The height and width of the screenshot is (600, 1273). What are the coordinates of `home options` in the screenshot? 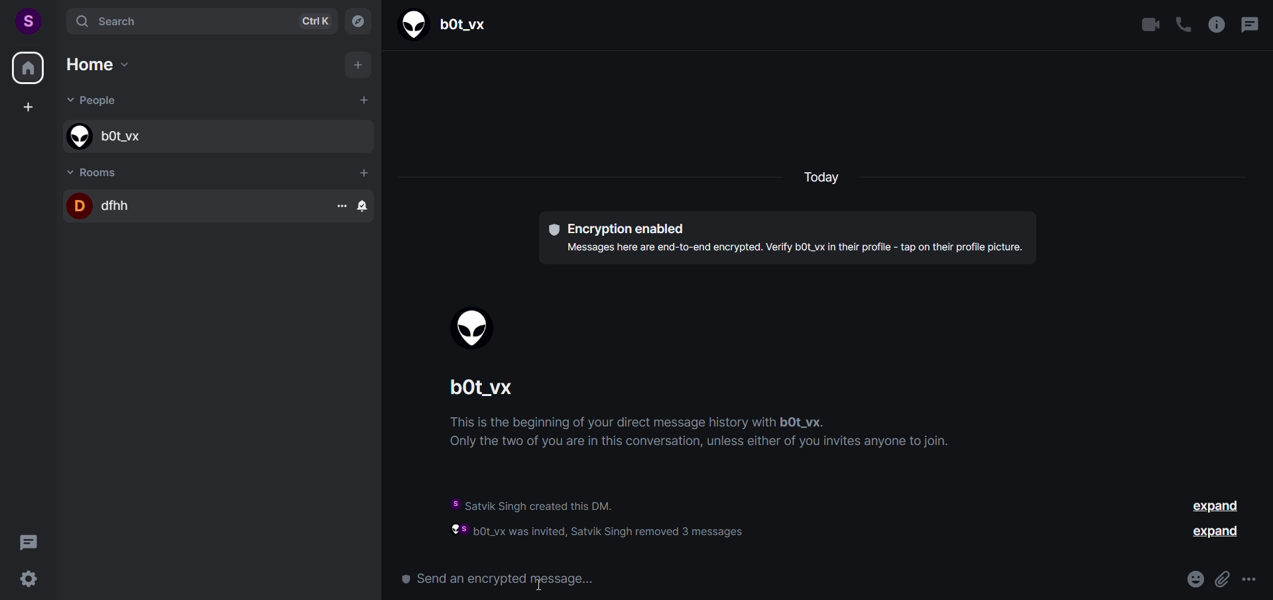 It's located at (109, 68).